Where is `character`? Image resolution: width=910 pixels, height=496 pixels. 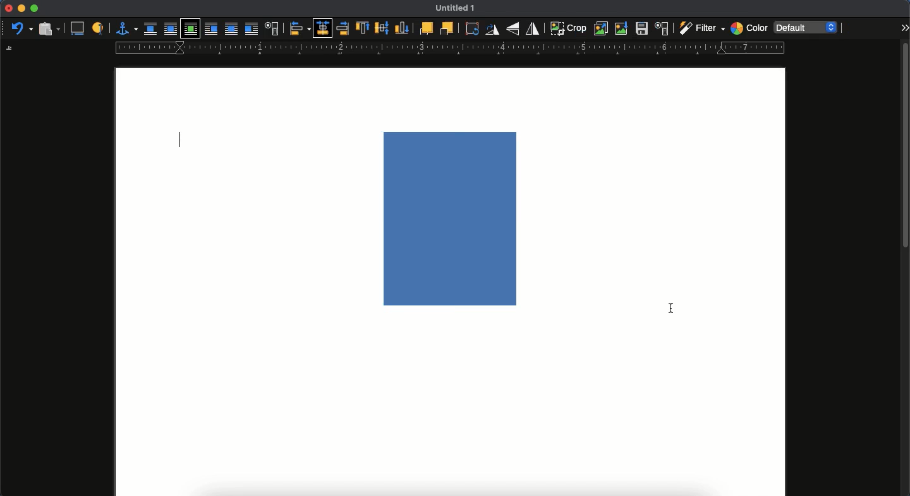 character is located at coordinates (661, 28).